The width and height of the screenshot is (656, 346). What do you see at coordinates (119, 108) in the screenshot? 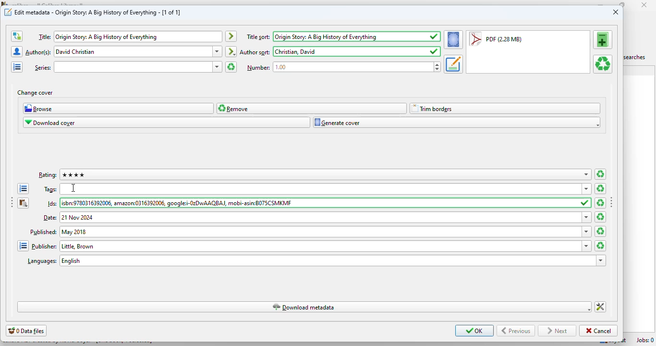
I see `browse` at bounding box center [119, 108].